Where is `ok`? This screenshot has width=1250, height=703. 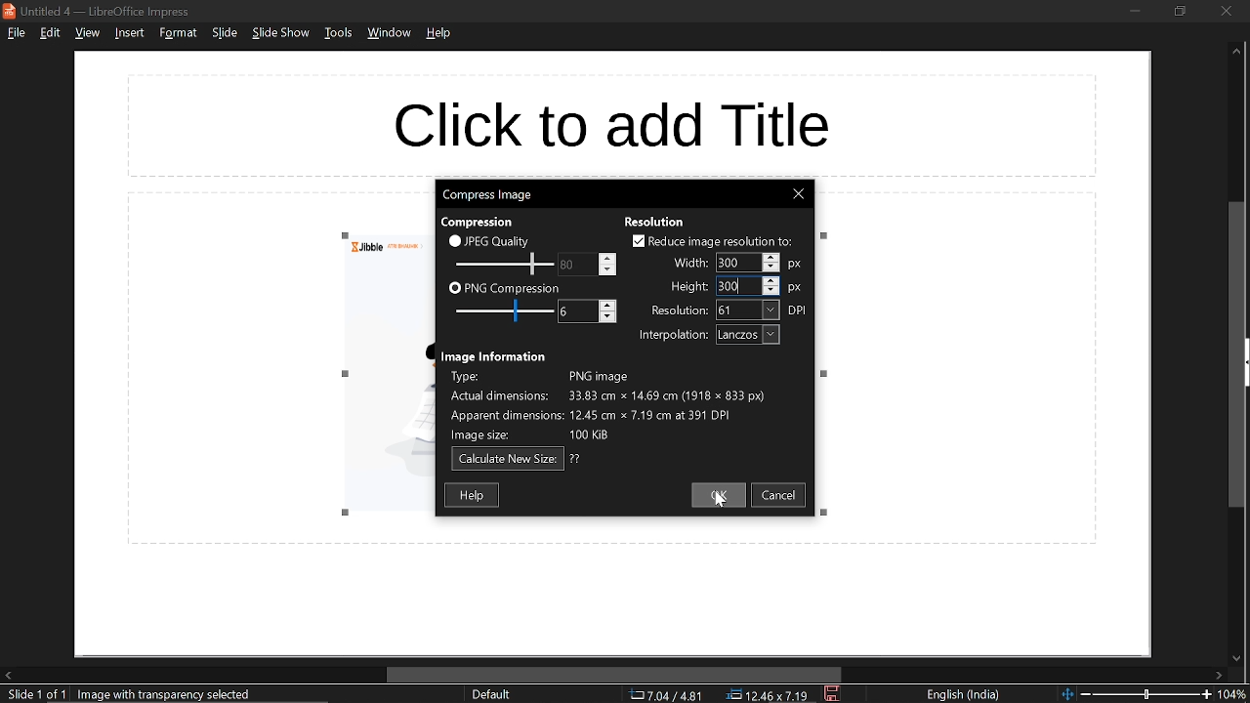 ok is located at coordinates (721, 496).